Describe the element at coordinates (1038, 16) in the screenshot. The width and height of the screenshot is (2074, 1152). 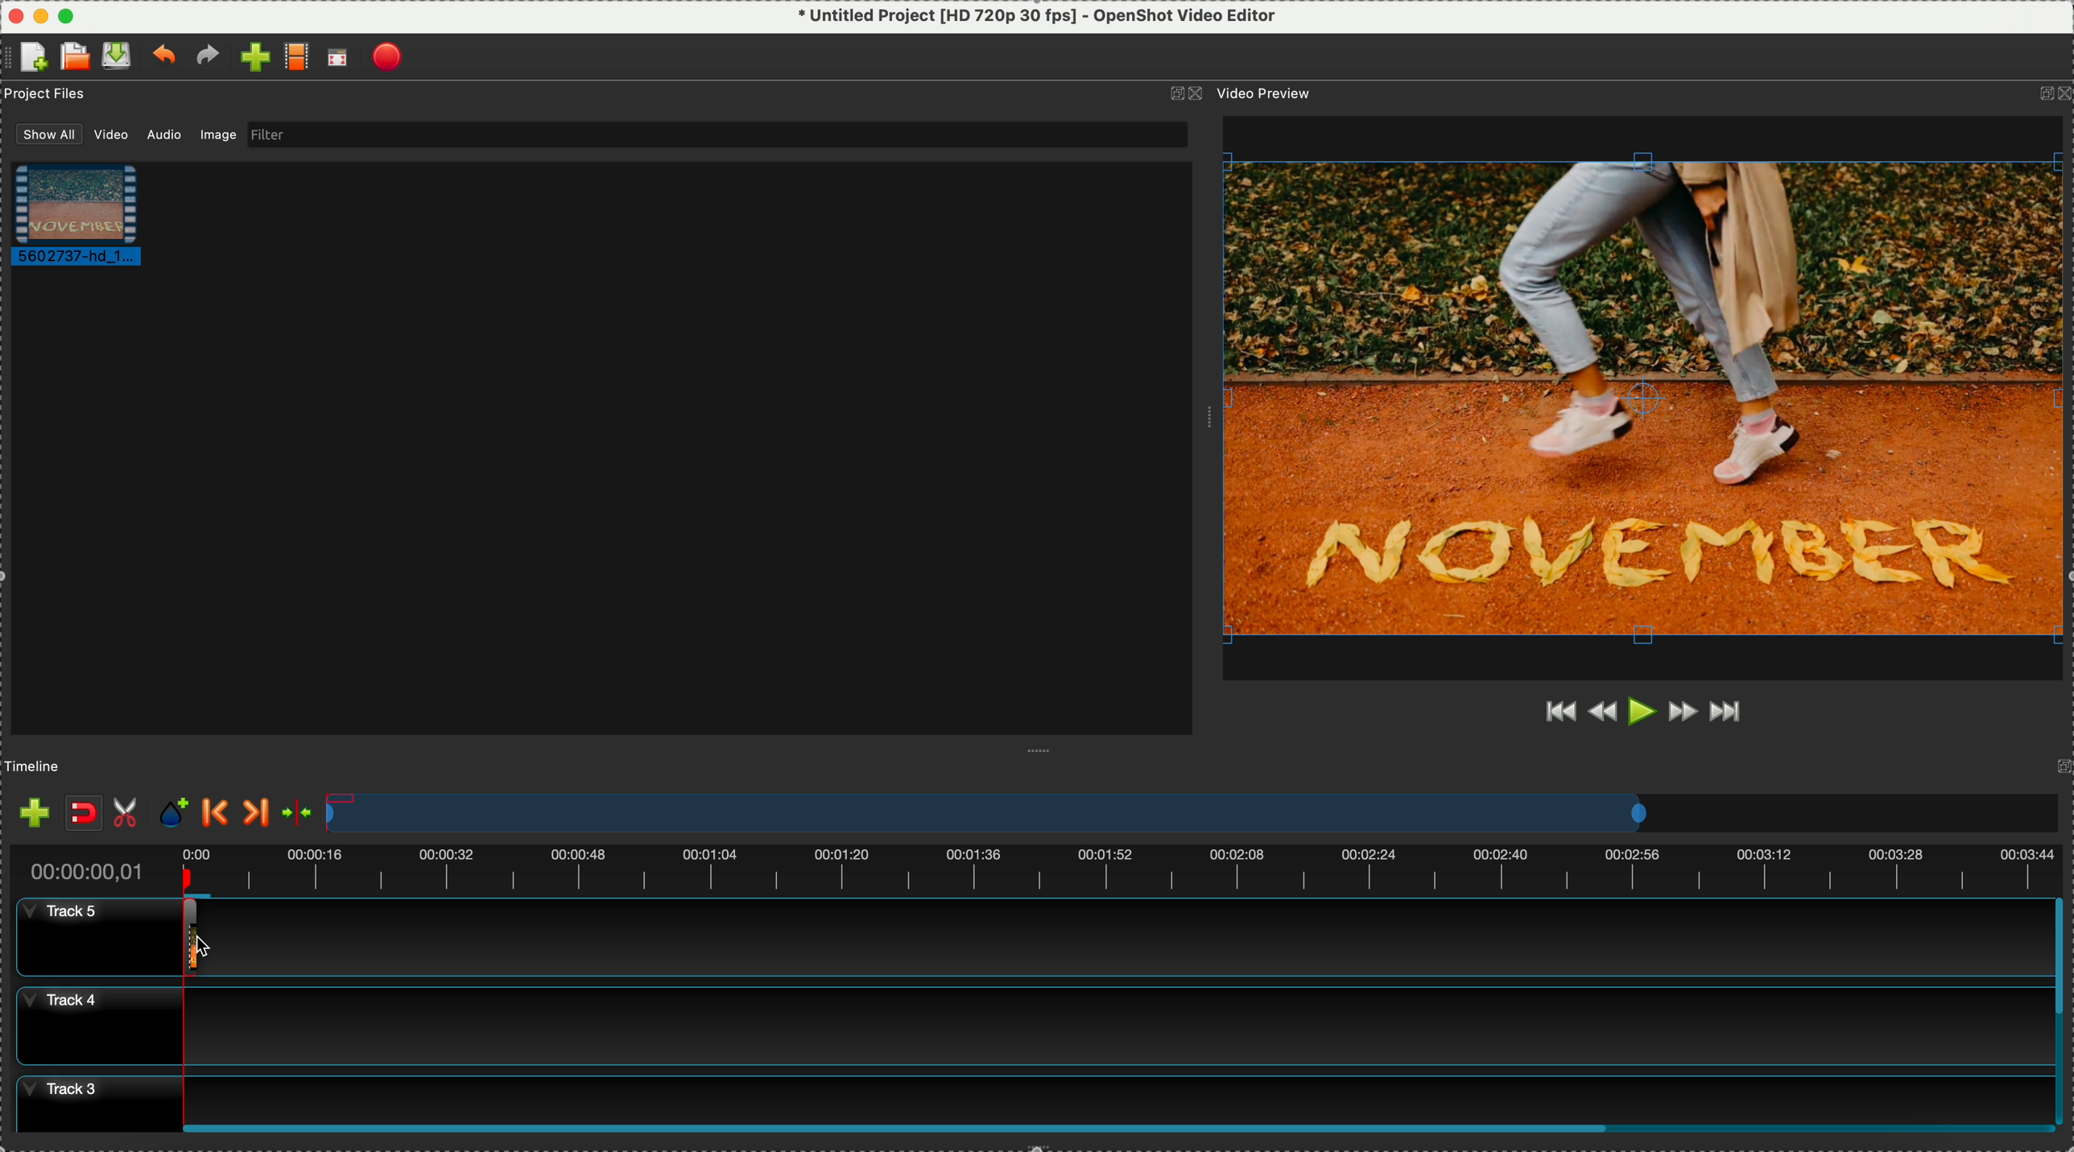
I see `* Untitled Project [HD 720p 30 fps] - OpenShot Video Editor` at that location.